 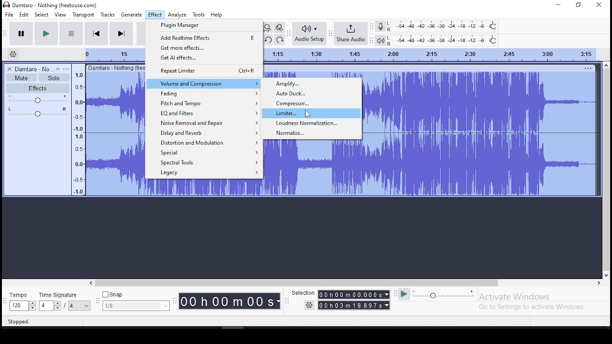 What do you see at coordinates (313, 168) in the screenshot?
I see `sound track` at bounding box center [313, 168].